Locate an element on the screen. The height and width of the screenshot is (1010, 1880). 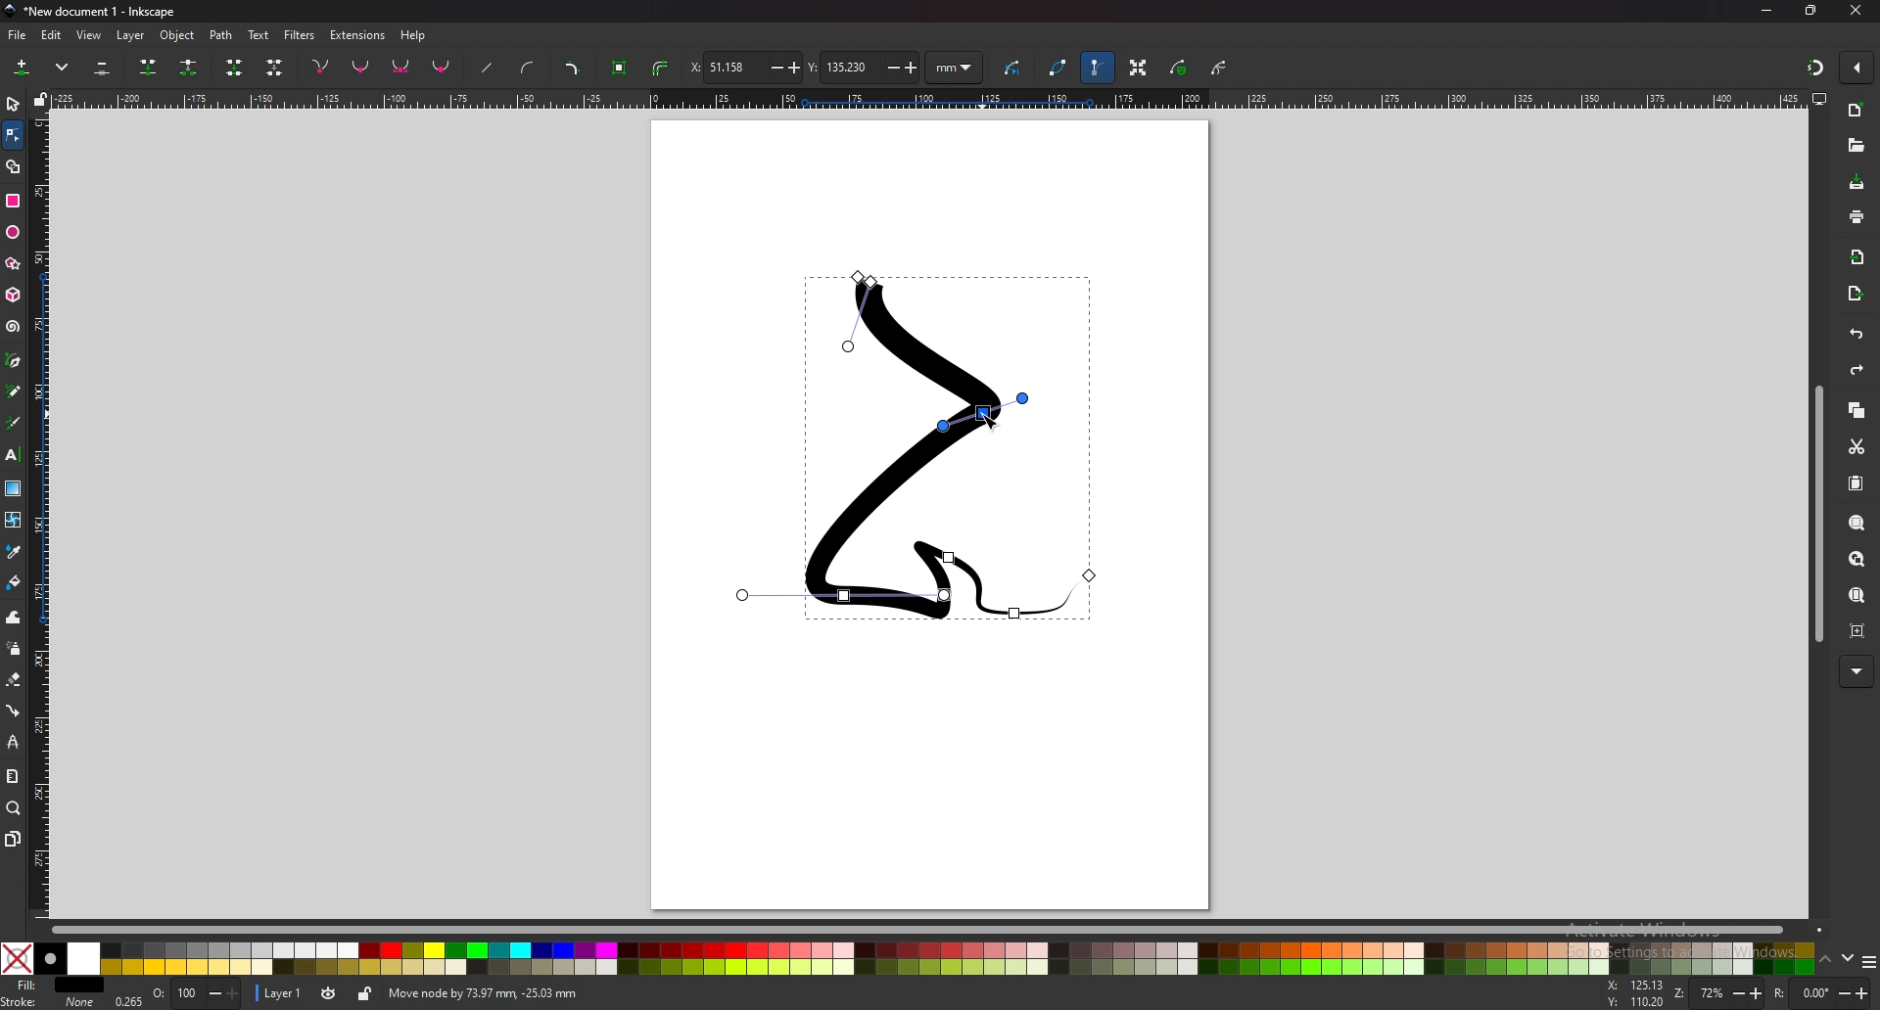
connector is located at coordinates (14, 711).